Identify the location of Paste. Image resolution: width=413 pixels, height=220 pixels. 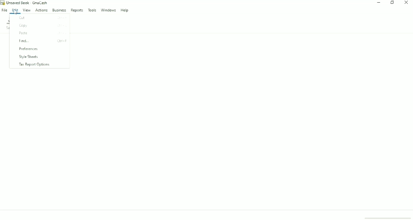
(42, 34).